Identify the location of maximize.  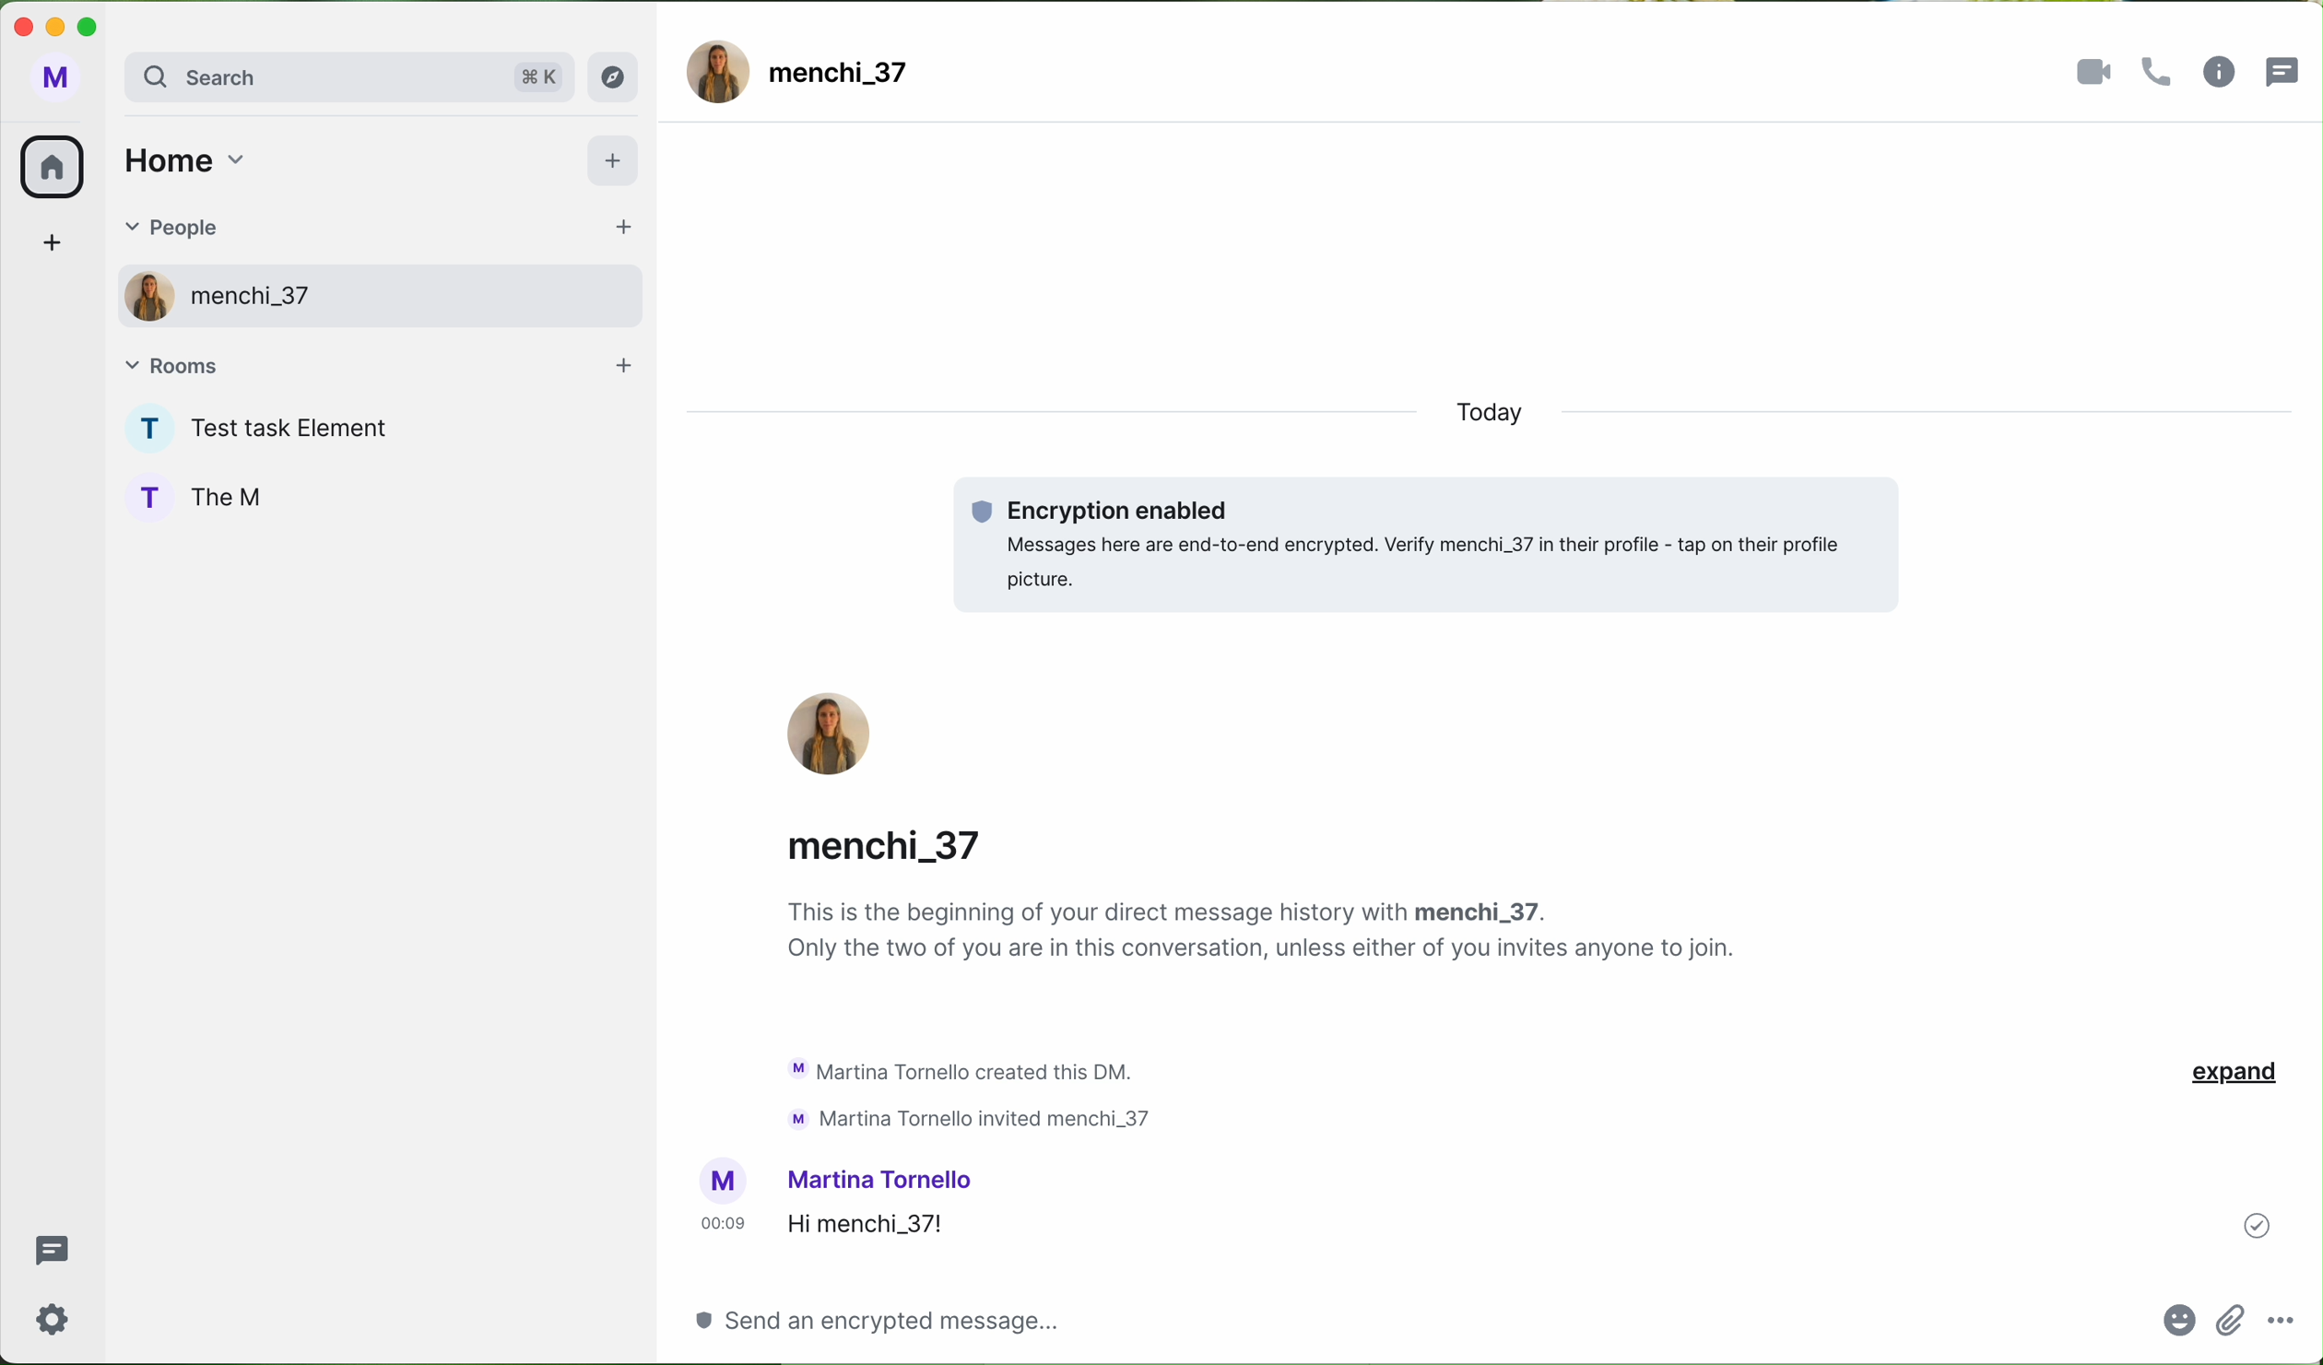
(96, 26).